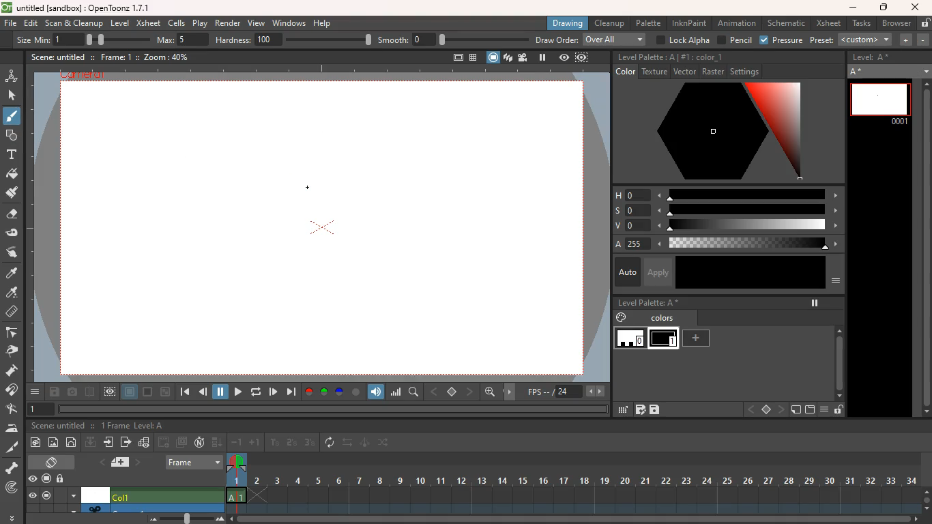 This screenshot has height=524, width=932. Describe the element at coordinates (73, 443) in the screenshot. I see `circle` at that location.